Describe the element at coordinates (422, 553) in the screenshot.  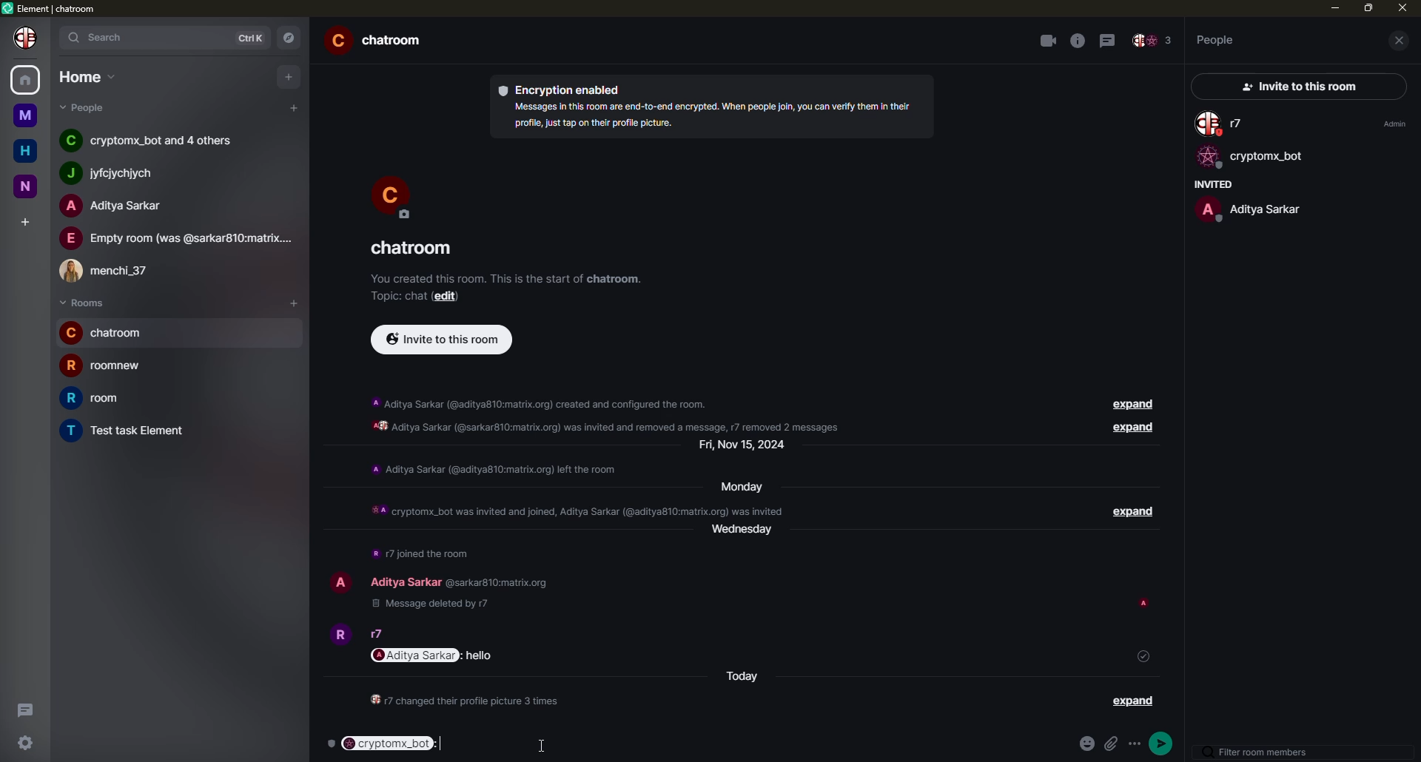
I see `info` at that location.